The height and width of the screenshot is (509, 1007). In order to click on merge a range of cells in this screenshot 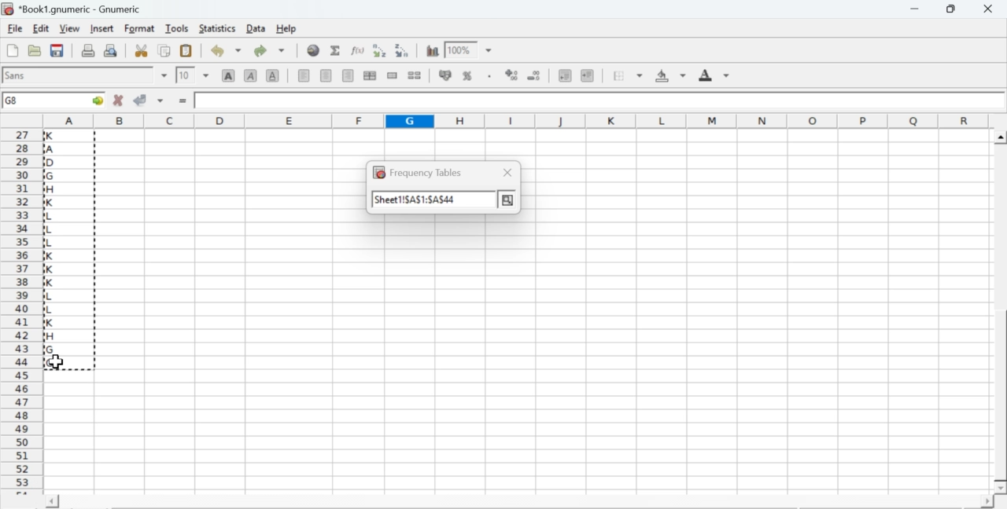, I will do `click(393, 75)`.